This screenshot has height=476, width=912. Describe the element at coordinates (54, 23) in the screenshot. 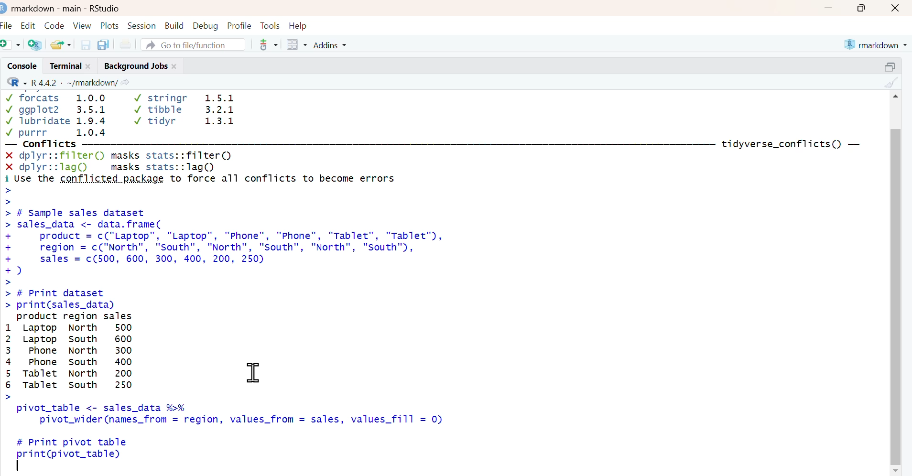

I see `Code` at that location.